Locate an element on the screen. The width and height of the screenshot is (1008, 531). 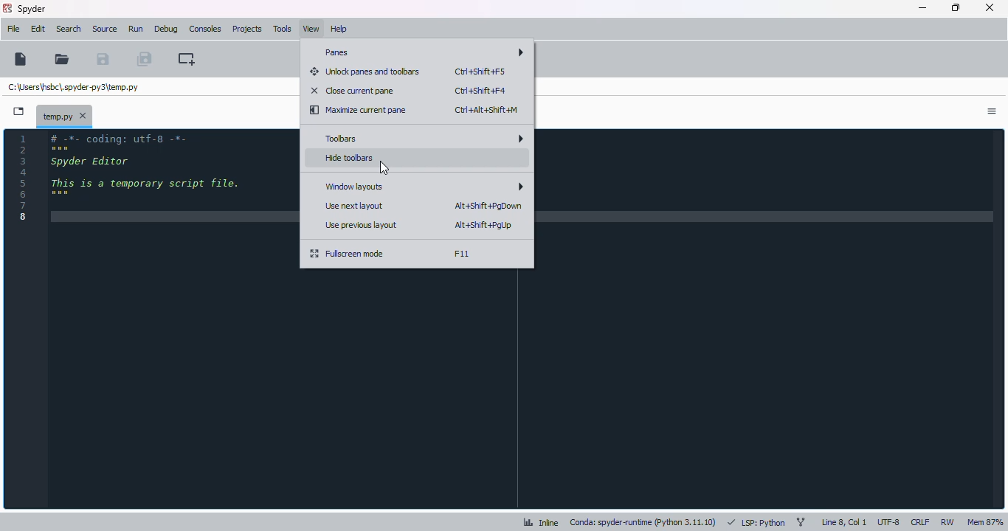
git branch is located at coordinates (801, 522).